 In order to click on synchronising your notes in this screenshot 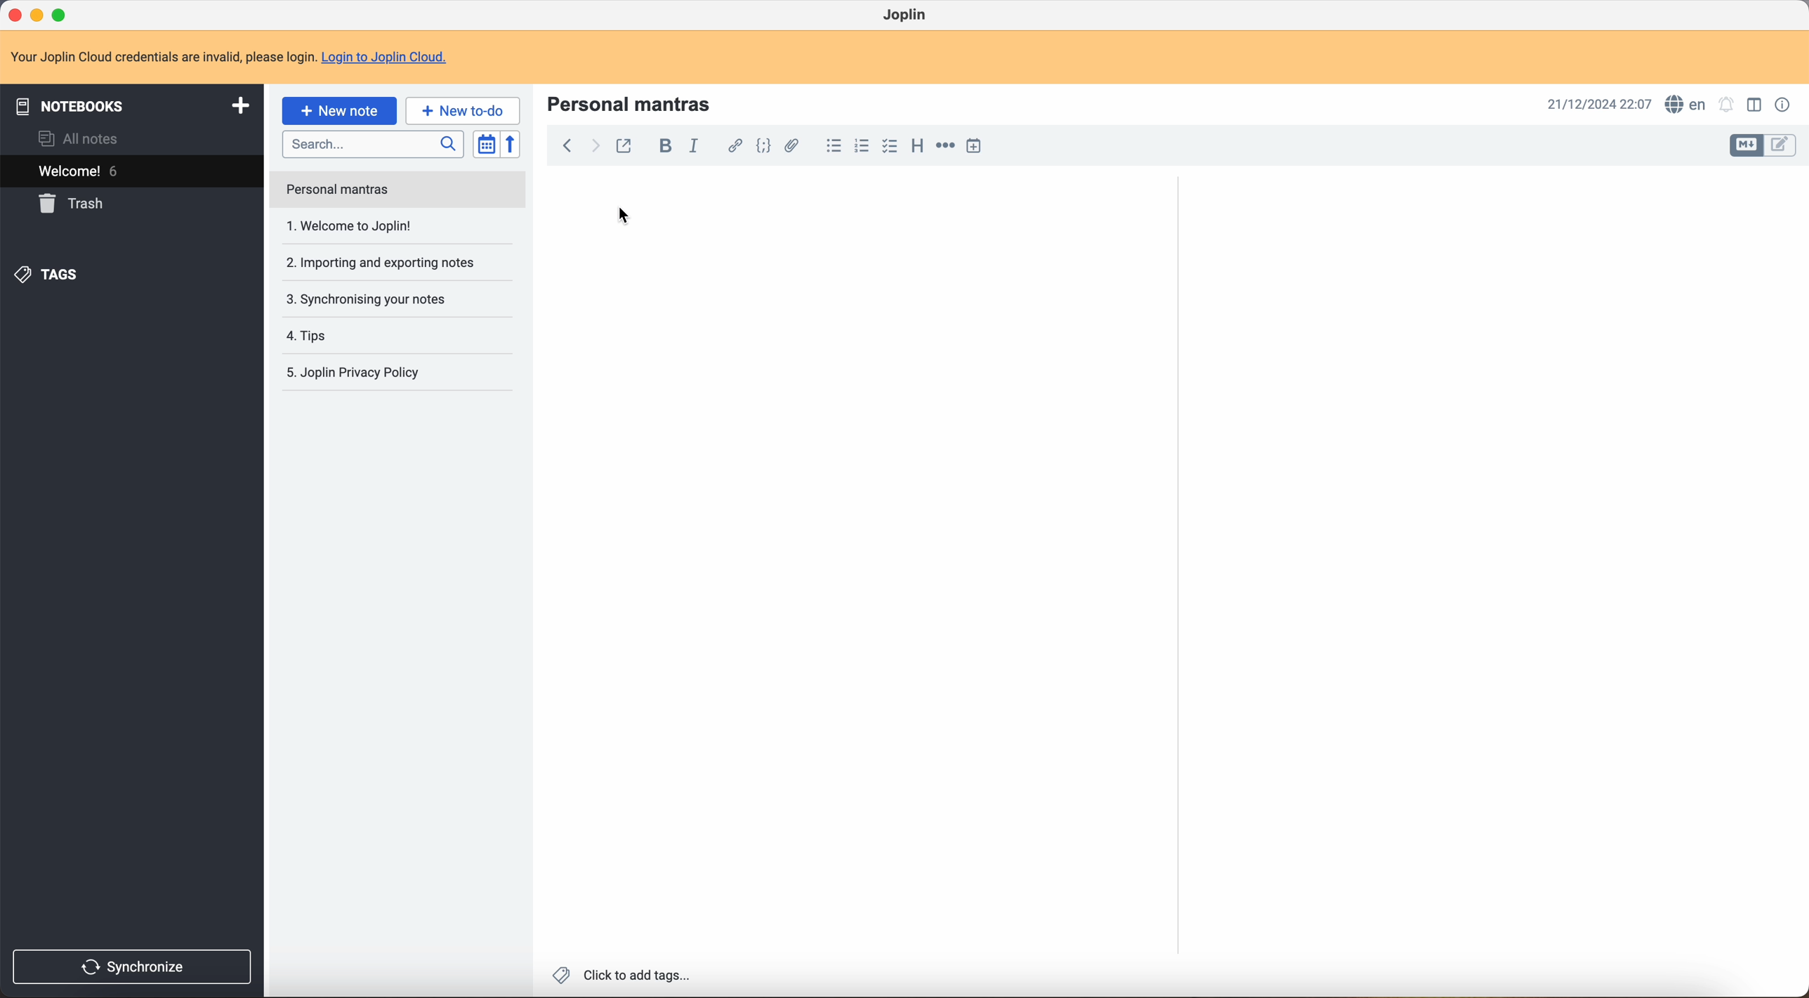, I will do `click(388, 267)`.